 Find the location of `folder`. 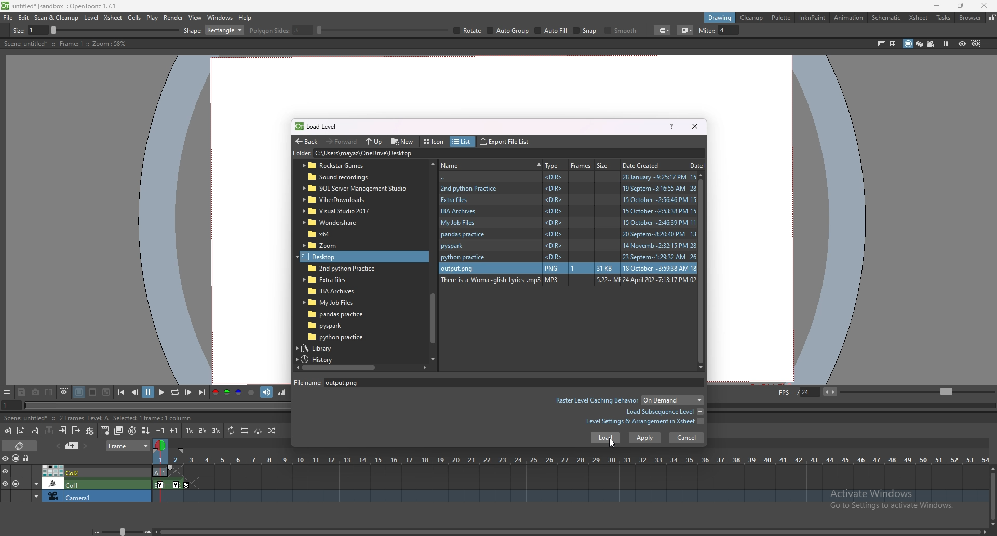

folder is located at coordinates (330, 257).